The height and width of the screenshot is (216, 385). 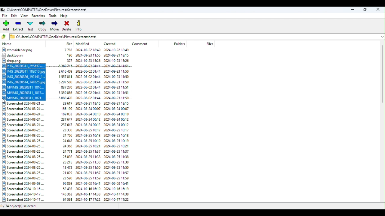 What do you see at coordinates (193, 206) in the screenshot?
I see `Status bar` at bounding box center [193, 206].